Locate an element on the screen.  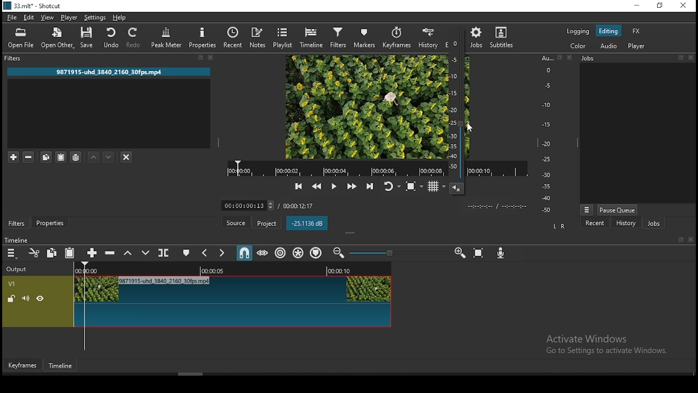
unlocked is located at coordinates (11, 299).